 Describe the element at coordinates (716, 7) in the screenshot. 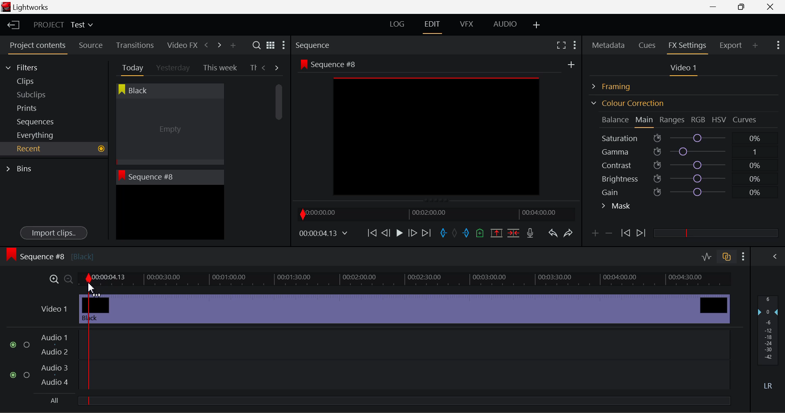

I see `Restore Down` at that location.